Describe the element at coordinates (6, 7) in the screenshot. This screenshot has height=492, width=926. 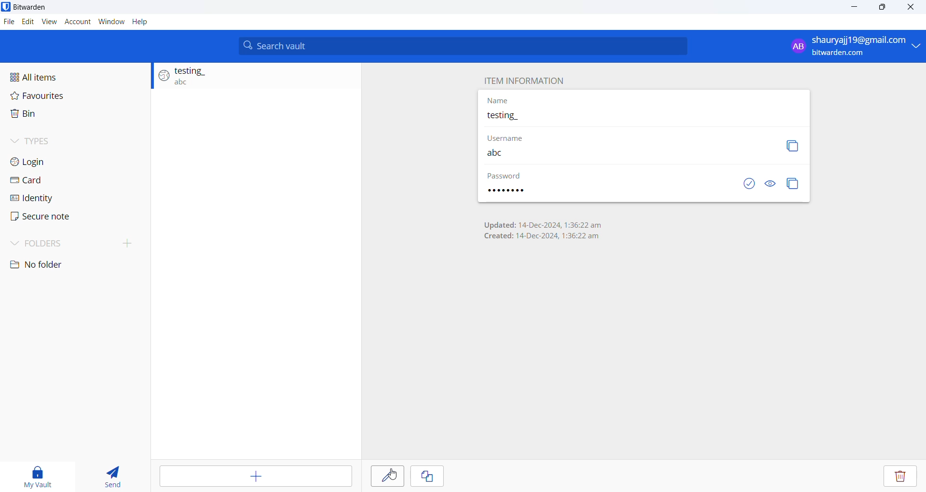
I see `application logo` at that location.